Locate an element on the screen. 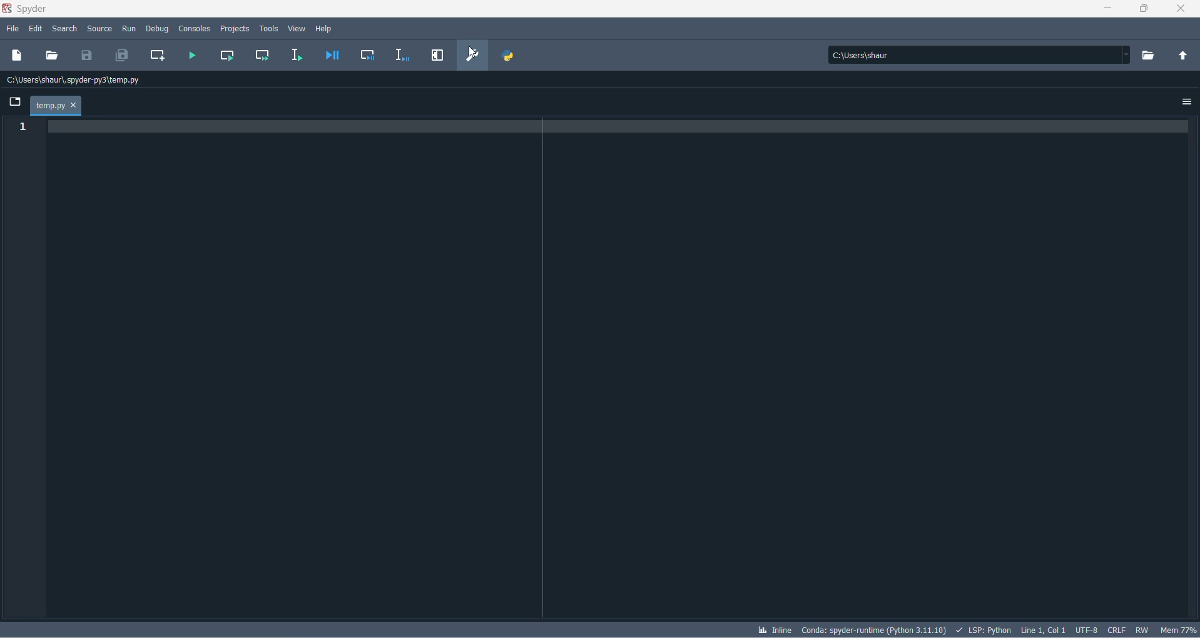 Image resolution: width=1200 pixels, height=638 pixels. projects is located at coordinates (235, 28).